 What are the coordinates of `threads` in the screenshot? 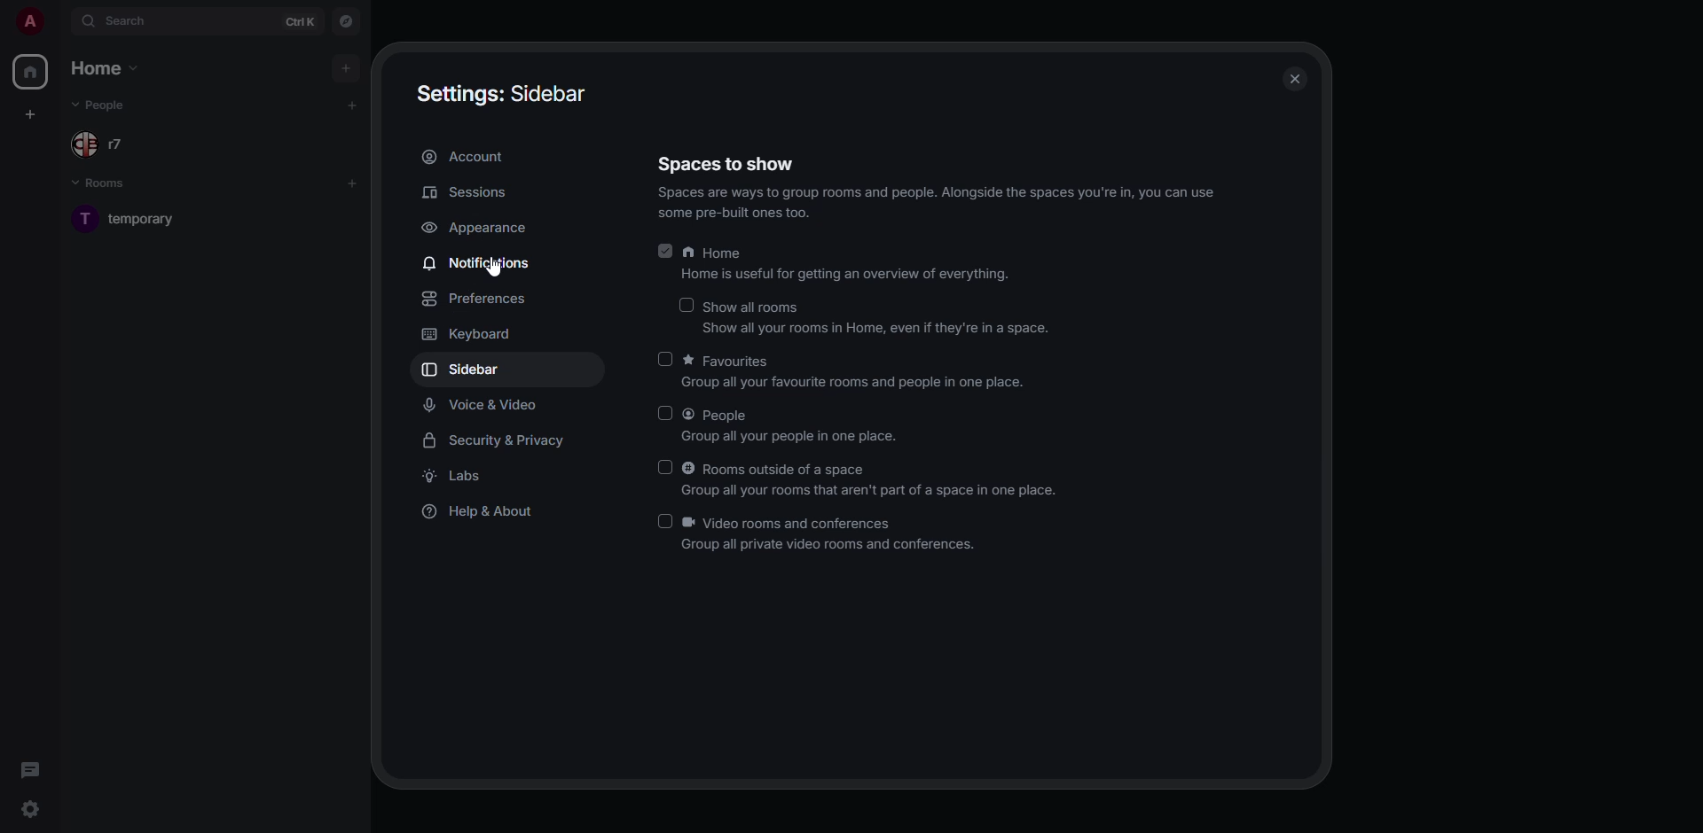 It's located at (29, 769).